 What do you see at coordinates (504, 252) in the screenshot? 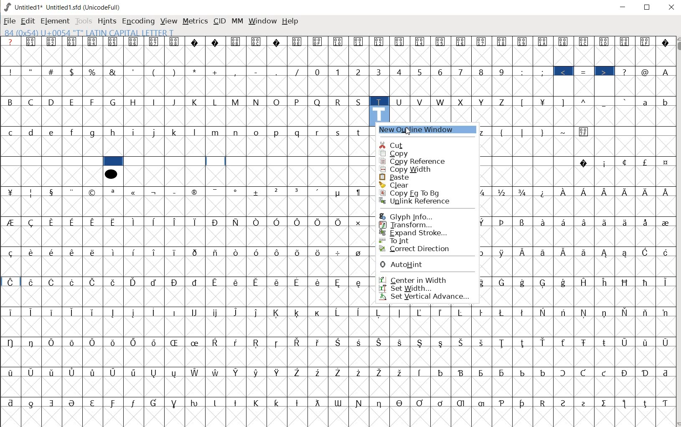
I see `Symbol` at bounding box center [504, 252].